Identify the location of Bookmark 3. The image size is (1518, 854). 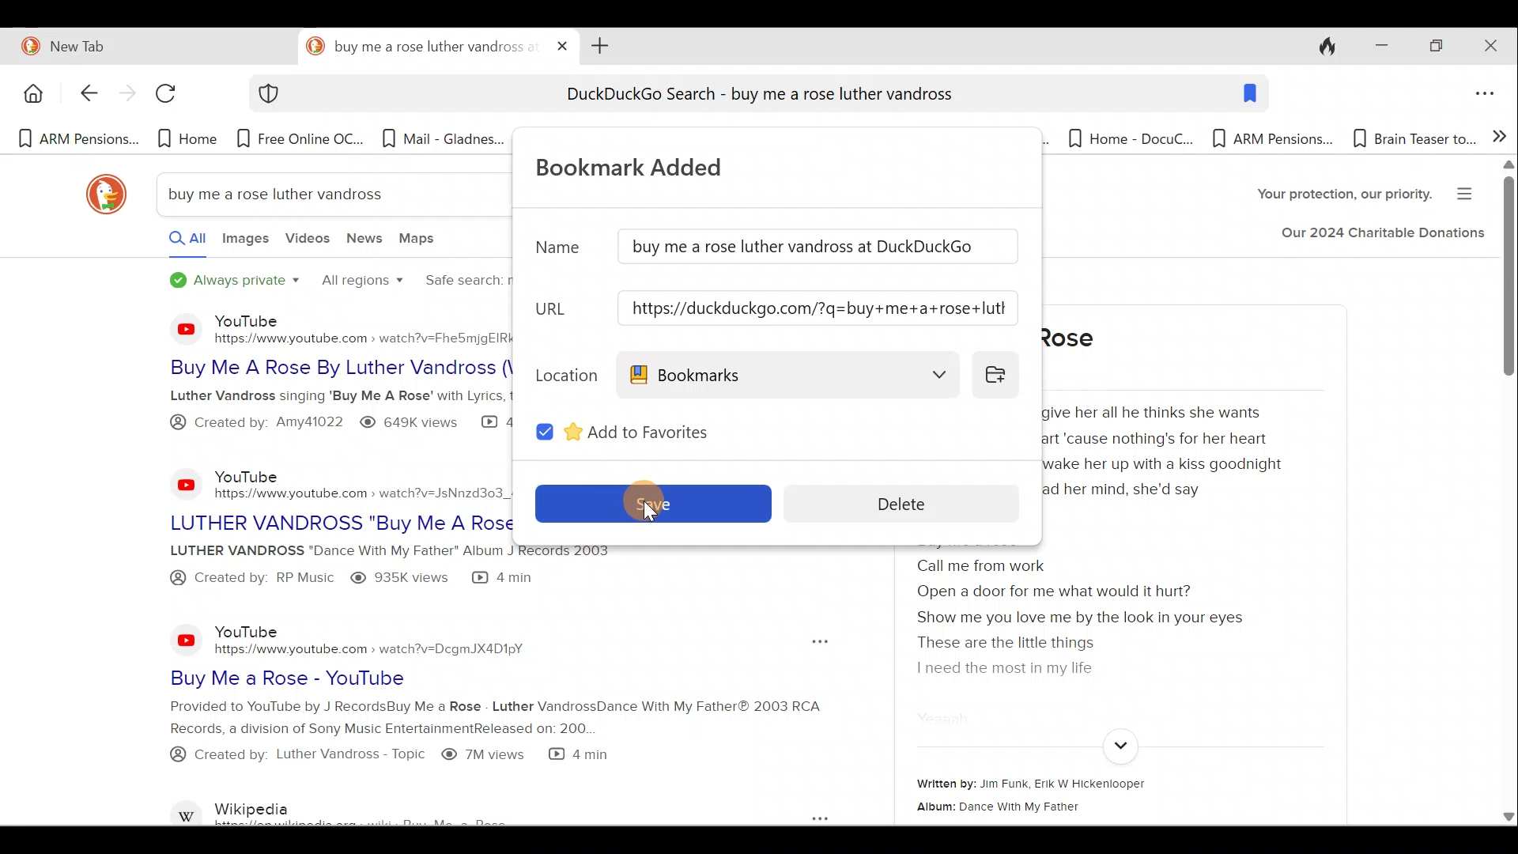
(303, 138).